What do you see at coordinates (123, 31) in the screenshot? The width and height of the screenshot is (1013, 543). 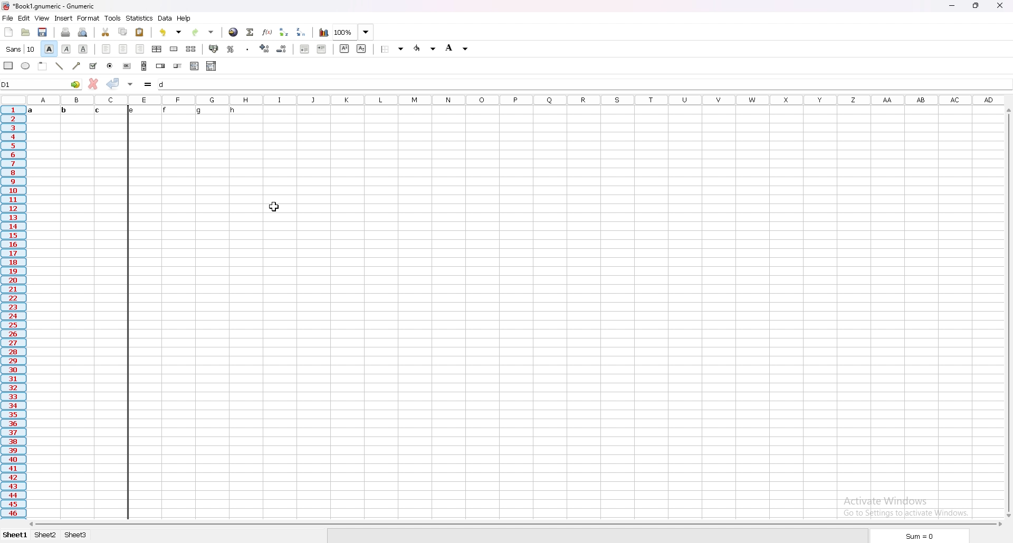 I see `copy` at bounding box center [123, 31].